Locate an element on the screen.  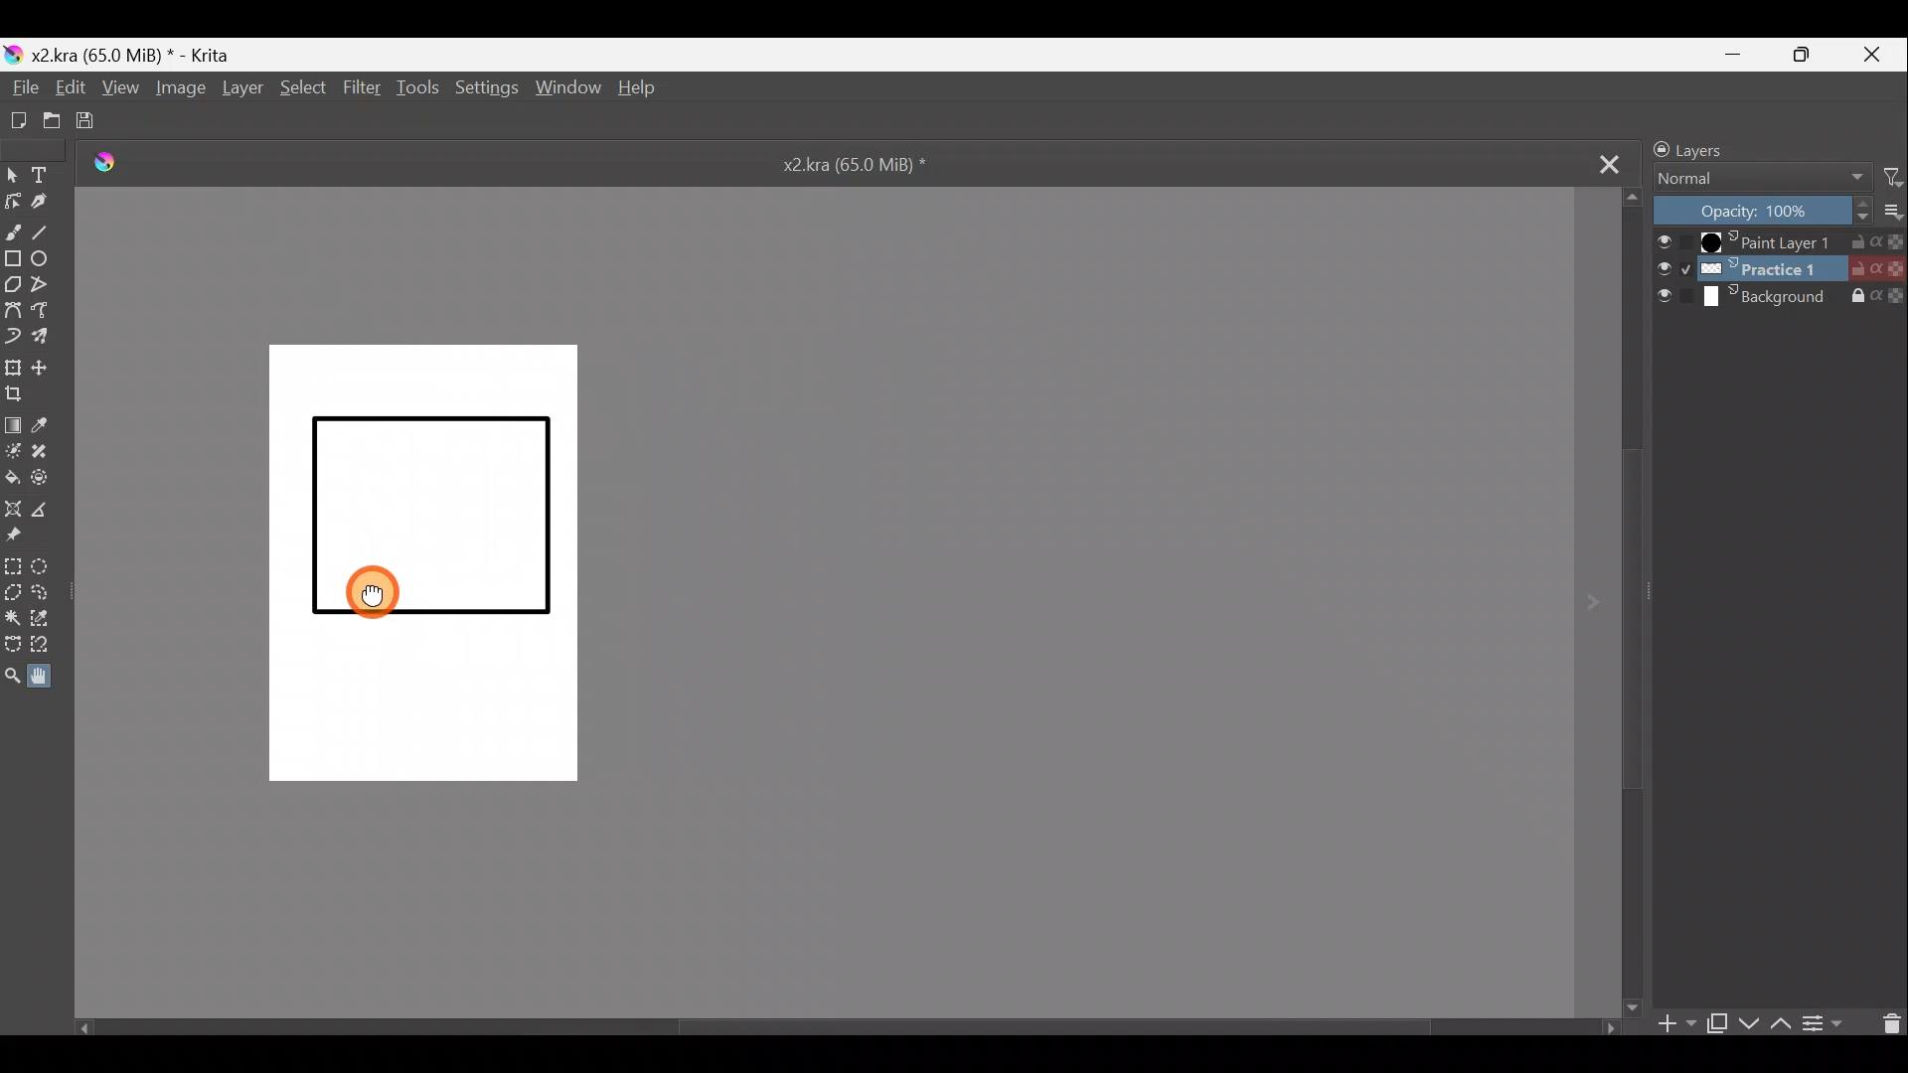
Maximize is located at coordinates (1803, 56).